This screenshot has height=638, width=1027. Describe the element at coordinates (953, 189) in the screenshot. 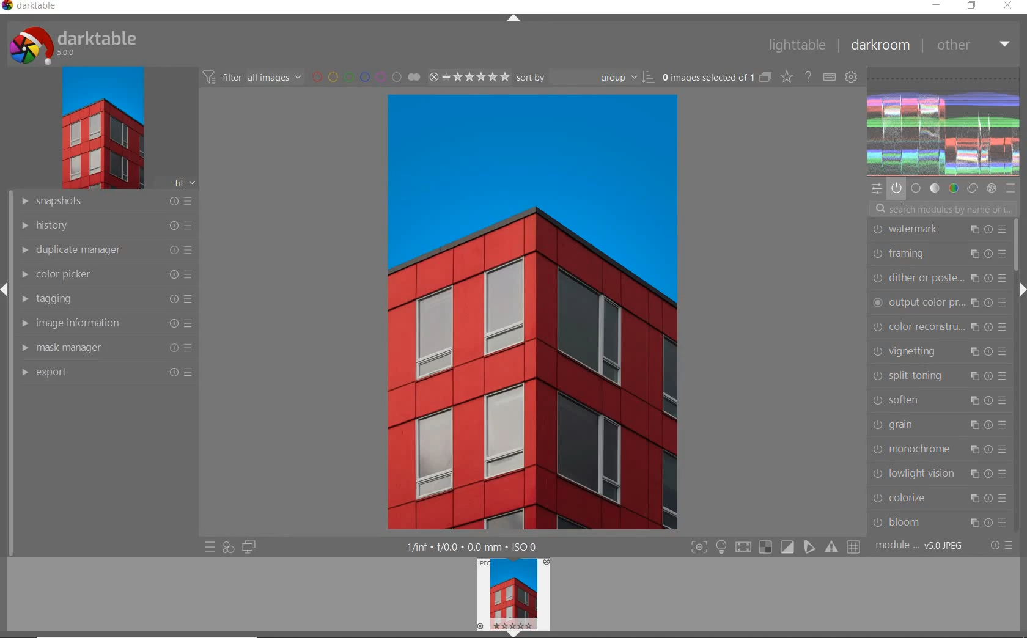

I see `color` at that location.